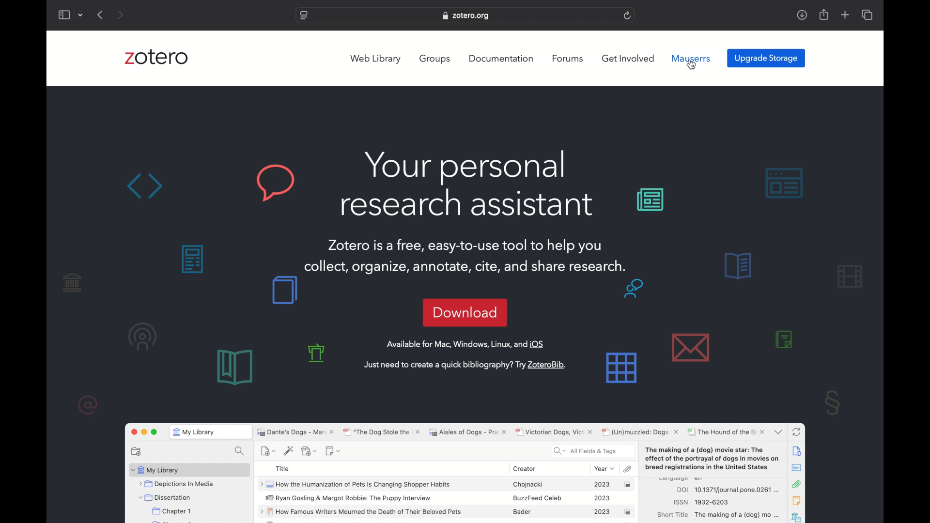 The height and width of the screenshot is (523, 930). I want to click on web address, so click(467, 16).